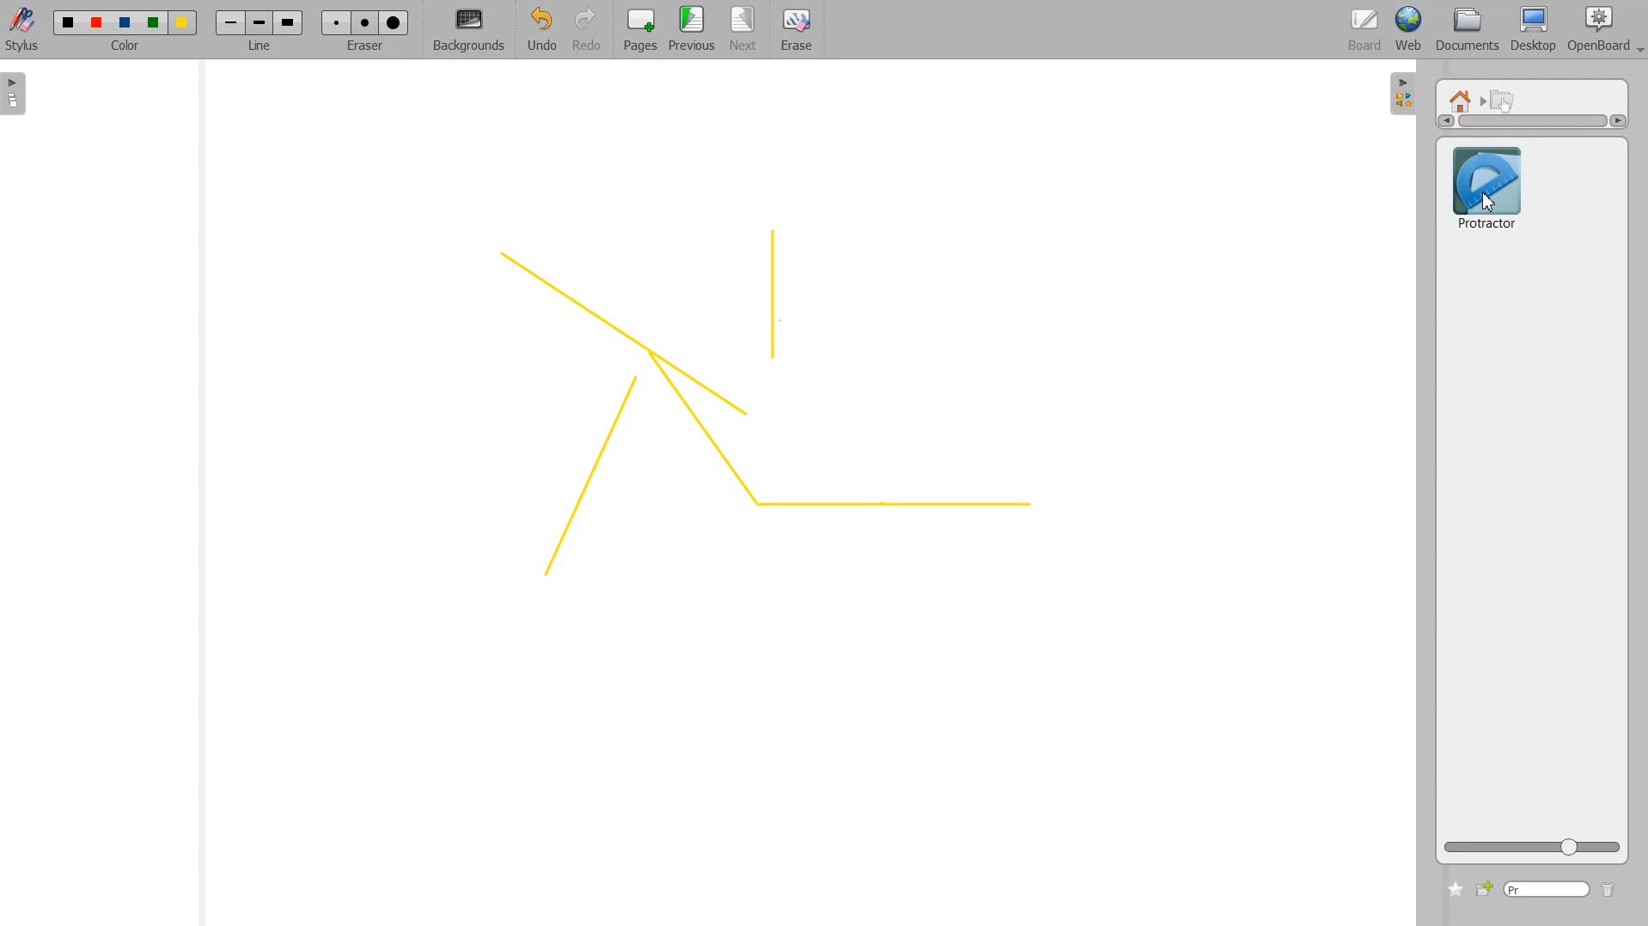 This screenshot has height=926, width=1648. I want to click on eraser, so click(363, 51).